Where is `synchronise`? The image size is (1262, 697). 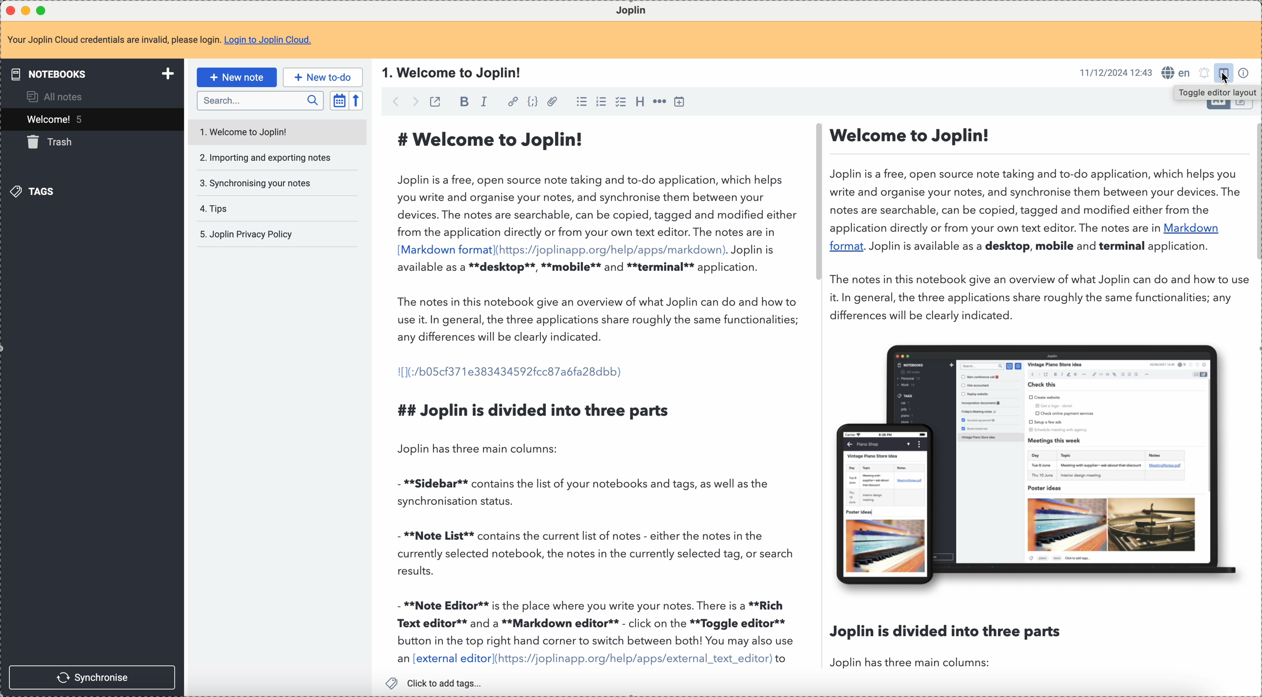 synchronise is located at coordinates (93, 677).